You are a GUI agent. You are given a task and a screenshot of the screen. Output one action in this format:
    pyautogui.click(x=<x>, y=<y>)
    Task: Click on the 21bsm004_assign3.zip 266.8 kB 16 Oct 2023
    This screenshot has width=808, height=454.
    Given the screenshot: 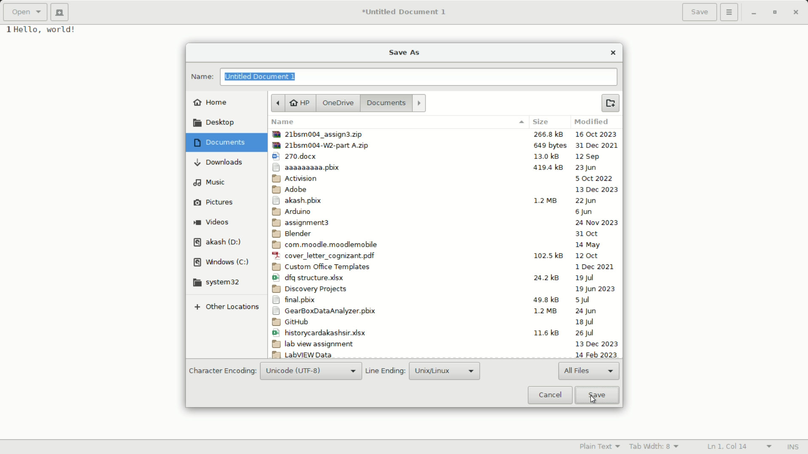 What is the action you would take?
    pyautogui.click(x=445, y=134)
    